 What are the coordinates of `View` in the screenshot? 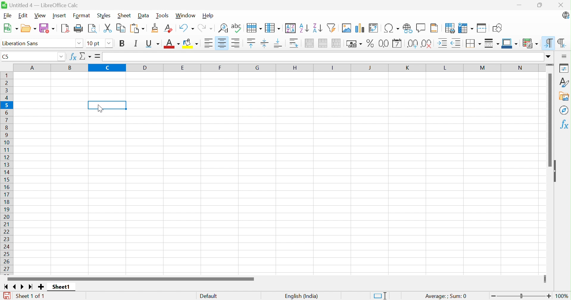 It's located at (42, 15).